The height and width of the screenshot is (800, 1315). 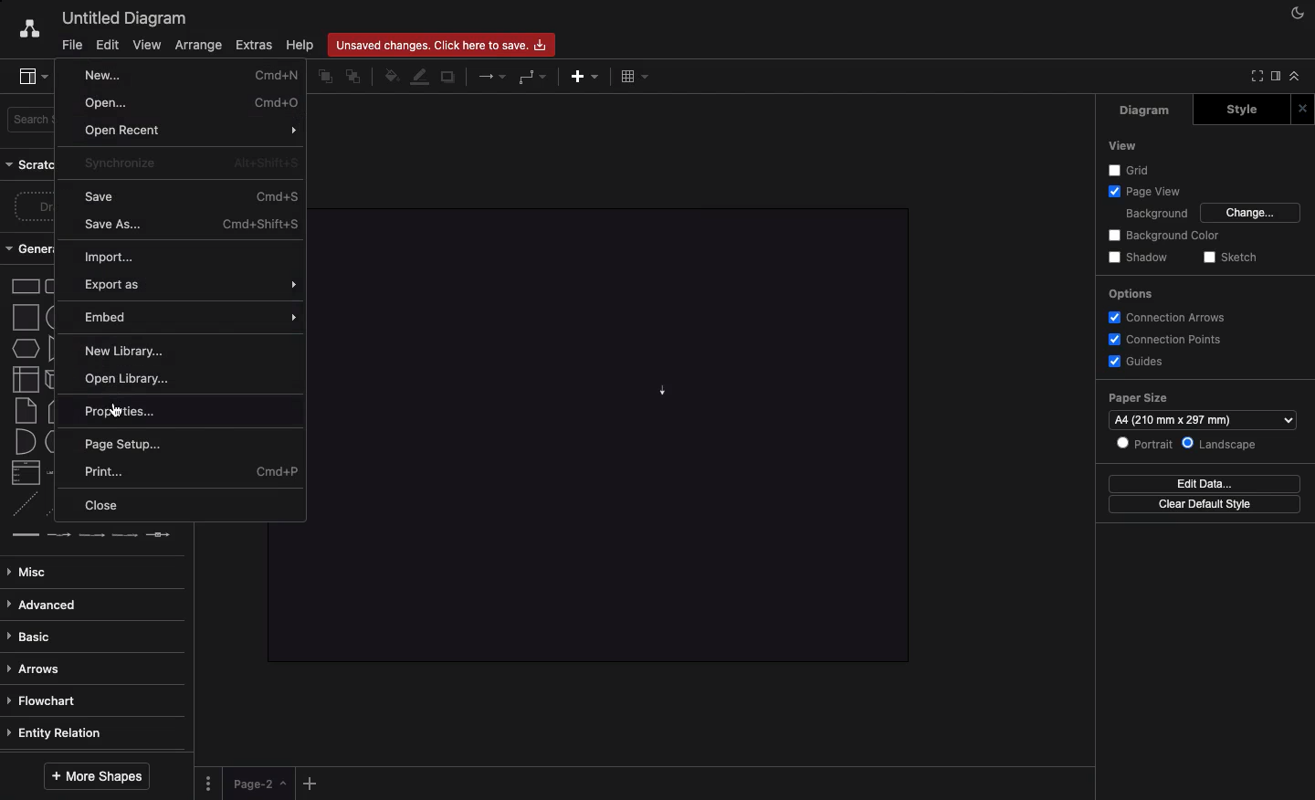 What do you see at coordinates (31, 248) in the screenshot?
I see `General` at bounding box center [31, 248].